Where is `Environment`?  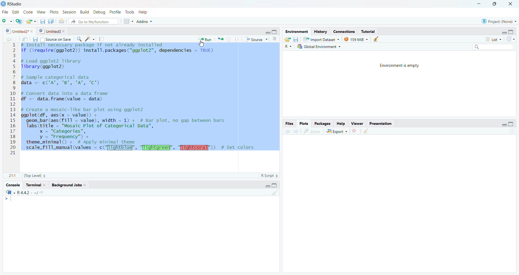 Environment is located at coordinates (297, 32).